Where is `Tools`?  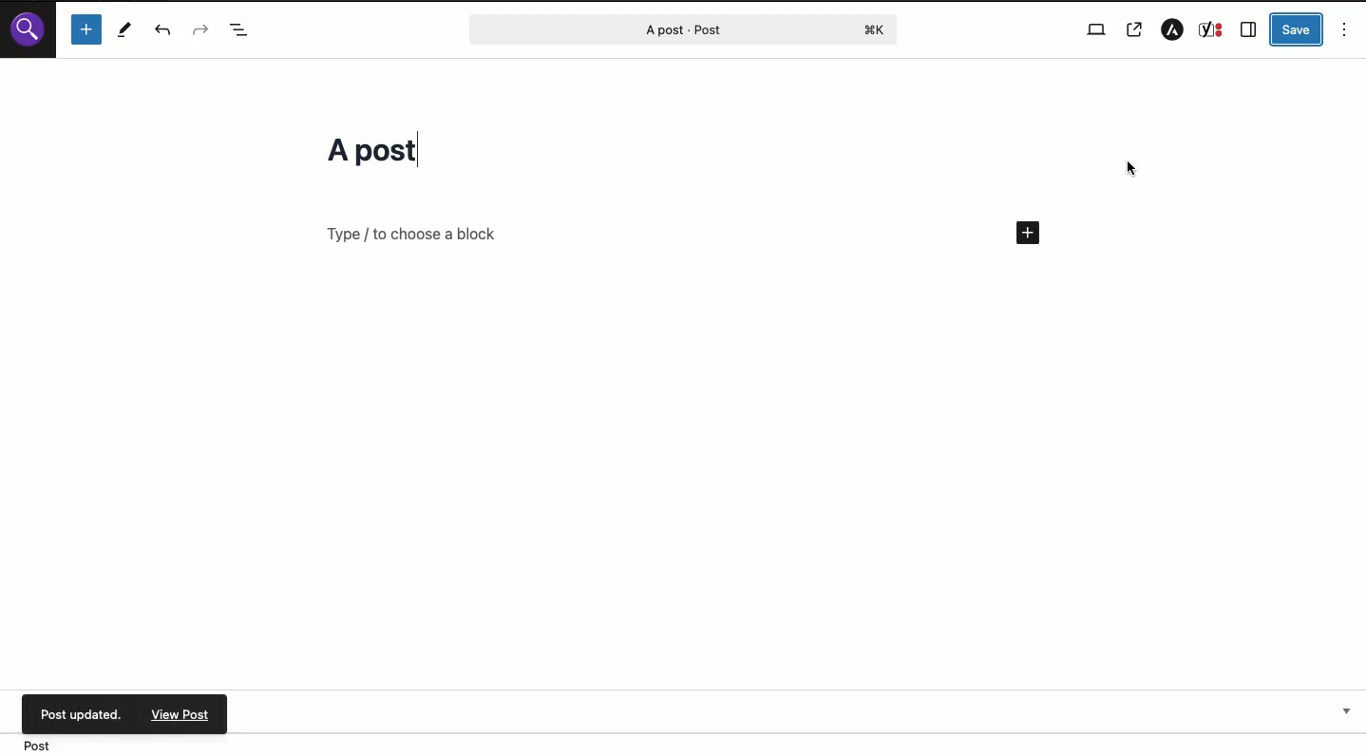
Tools is located at coordinates (126, 29).